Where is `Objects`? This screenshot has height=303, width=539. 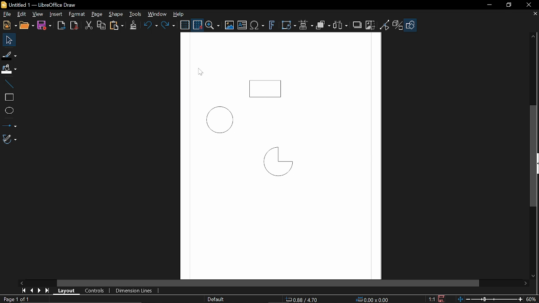 Objects is located at coordinates (323, 26).